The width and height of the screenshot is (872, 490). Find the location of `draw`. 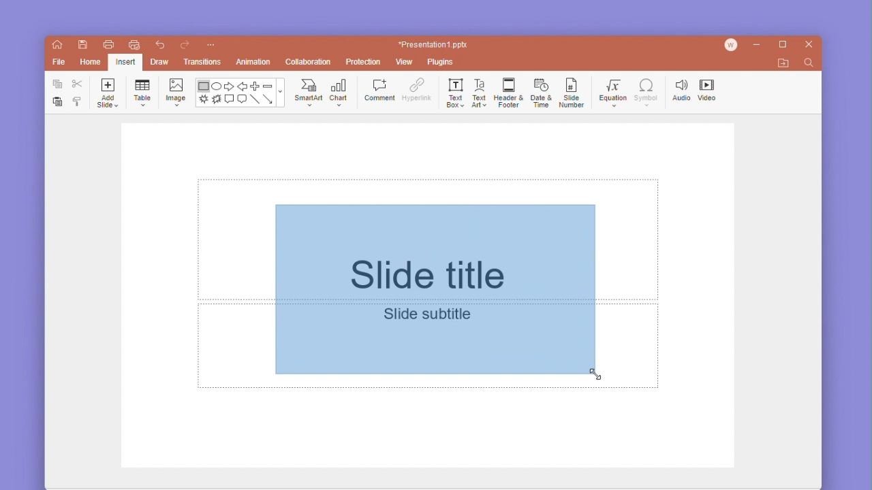

draw is located at coordinates (160, 61).